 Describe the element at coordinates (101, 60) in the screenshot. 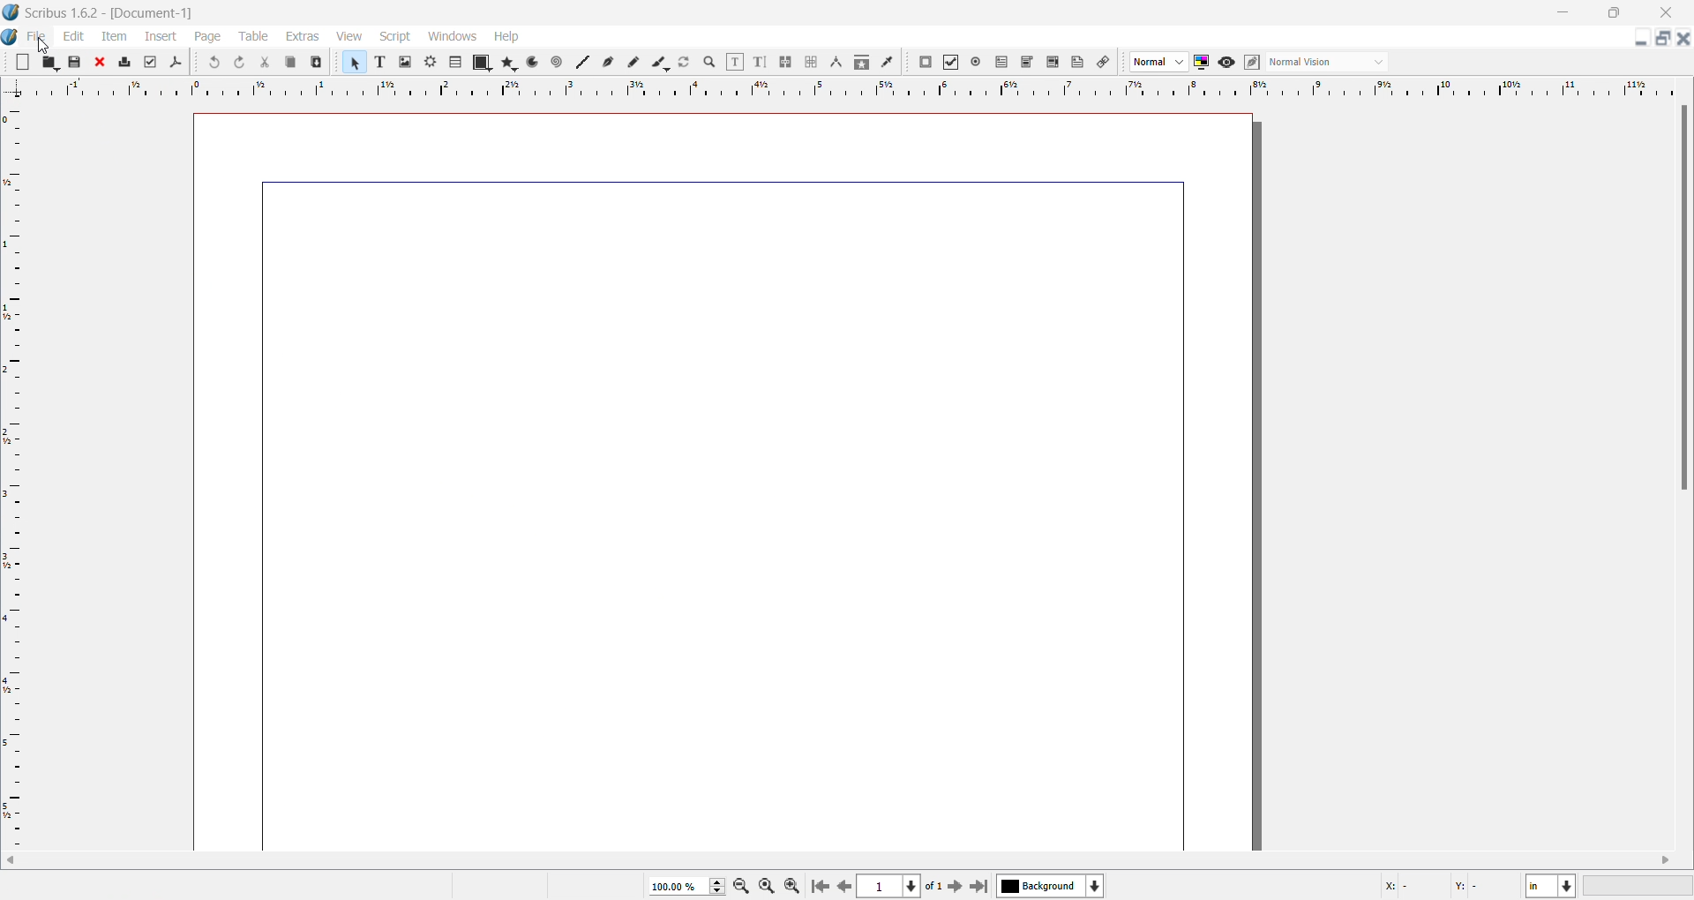

I see `icon` at that location.